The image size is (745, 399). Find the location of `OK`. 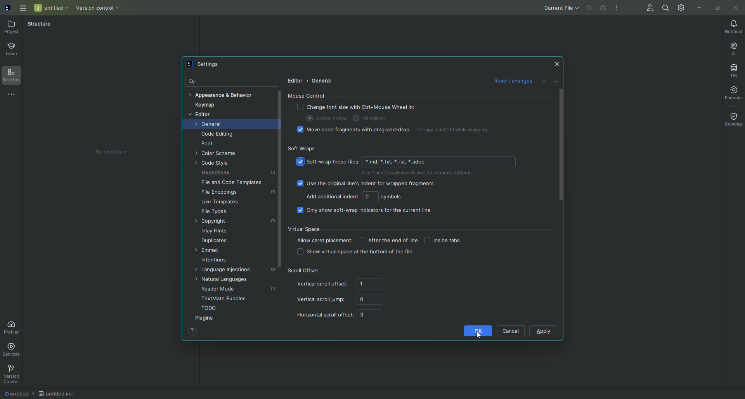

OK is located at coordinates (473, 330).